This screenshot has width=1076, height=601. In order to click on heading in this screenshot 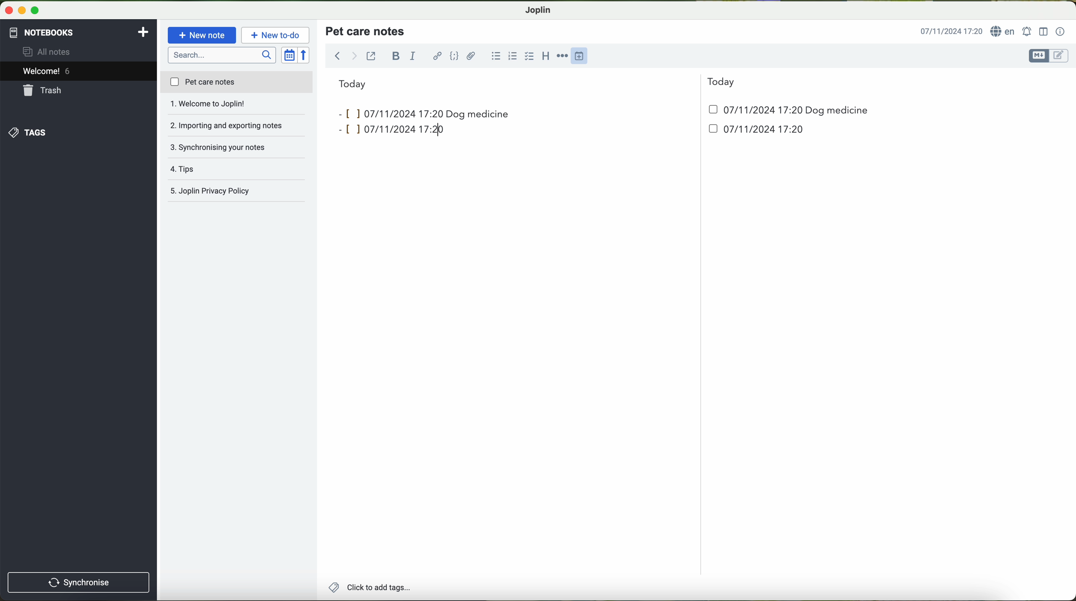, I will do `click(546, 56)`.